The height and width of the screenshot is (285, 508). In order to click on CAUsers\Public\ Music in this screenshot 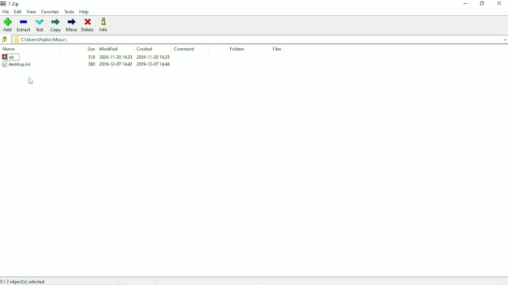, I will do `click(56, 39)`.